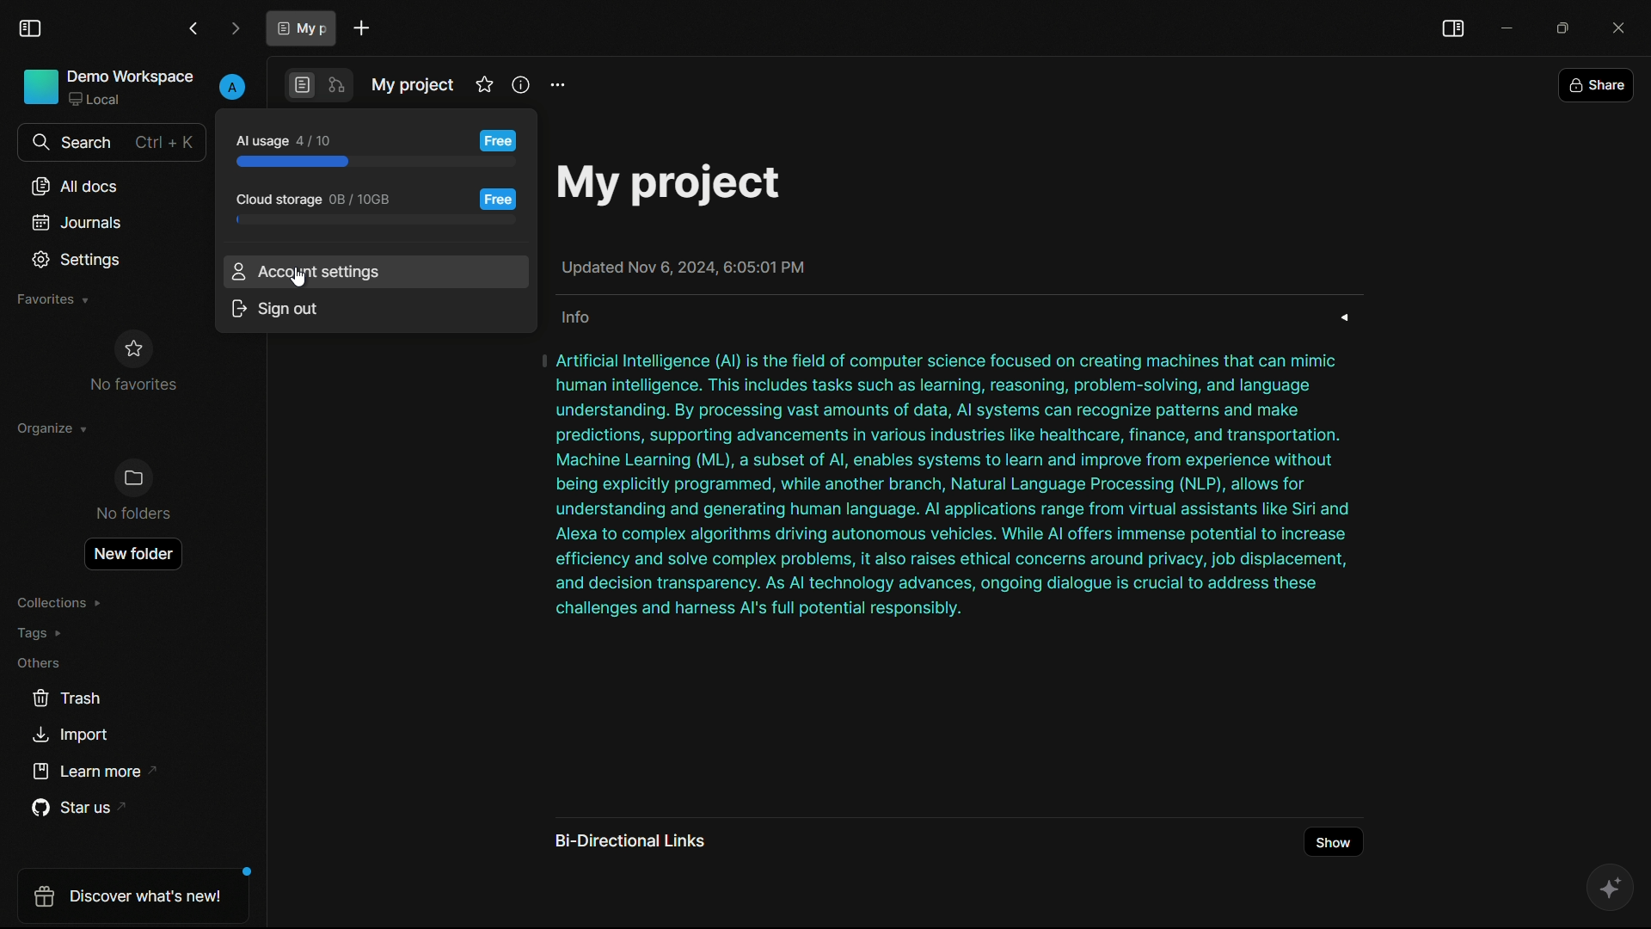  I want to click on new folder, so click(133, 554).